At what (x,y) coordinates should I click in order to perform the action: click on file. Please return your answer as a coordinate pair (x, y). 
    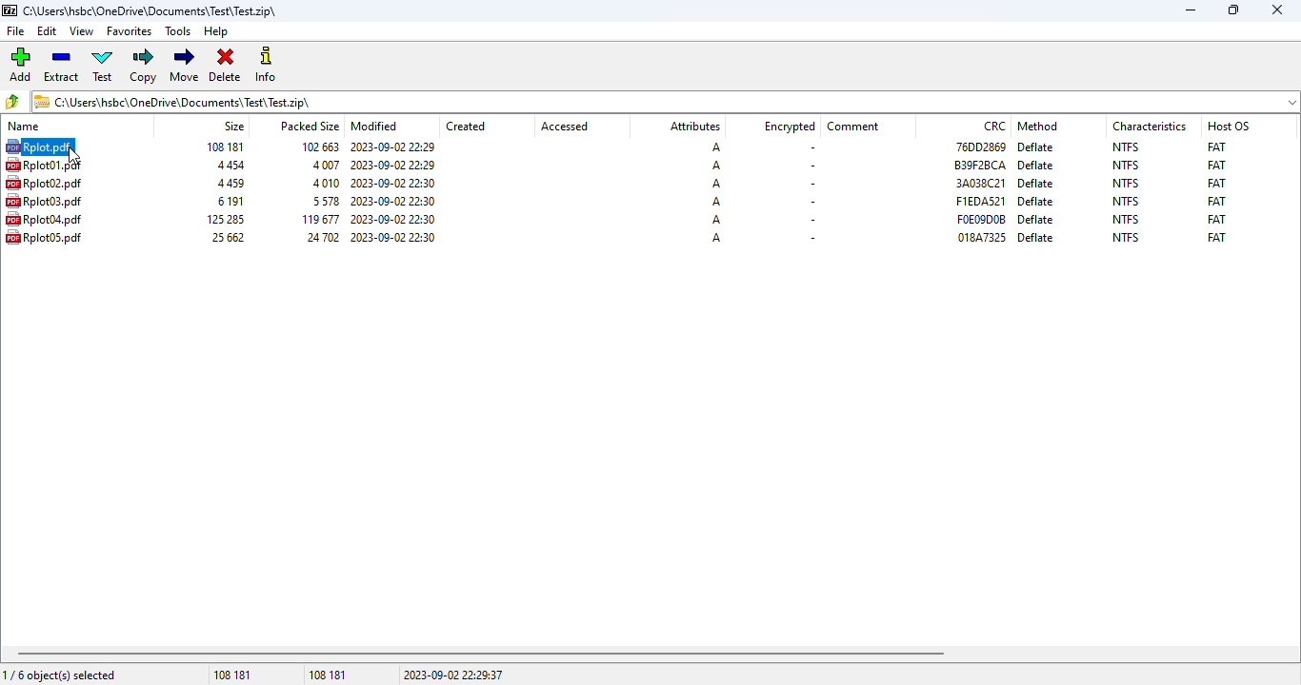
    Looking at the image, I should click on (44, 165).